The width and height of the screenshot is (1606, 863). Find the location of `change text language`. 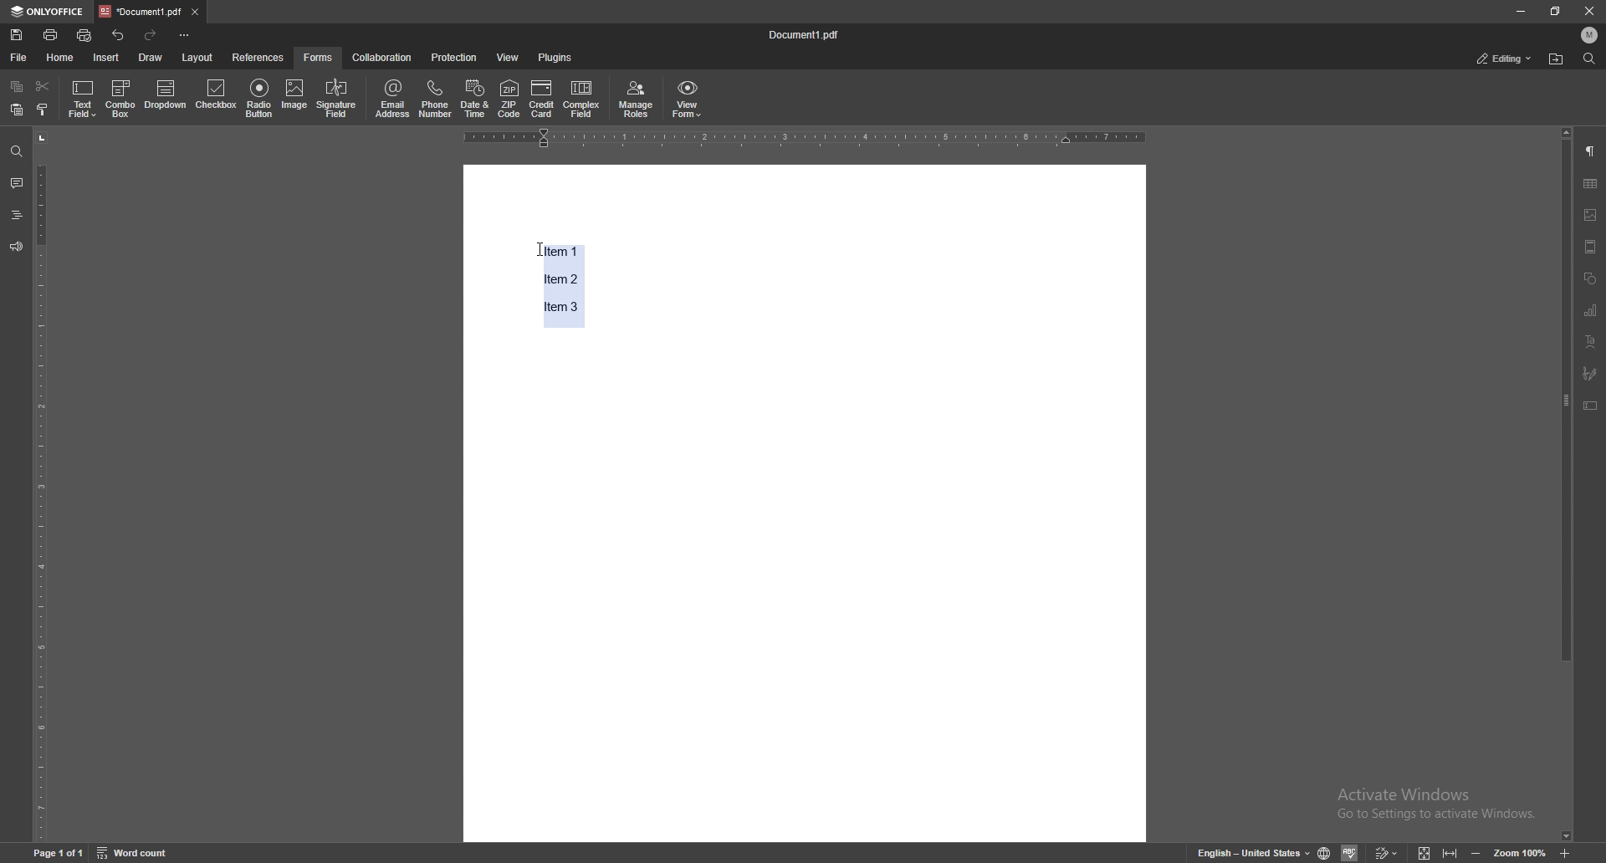

change text language is located at coordinates (1252, 851).